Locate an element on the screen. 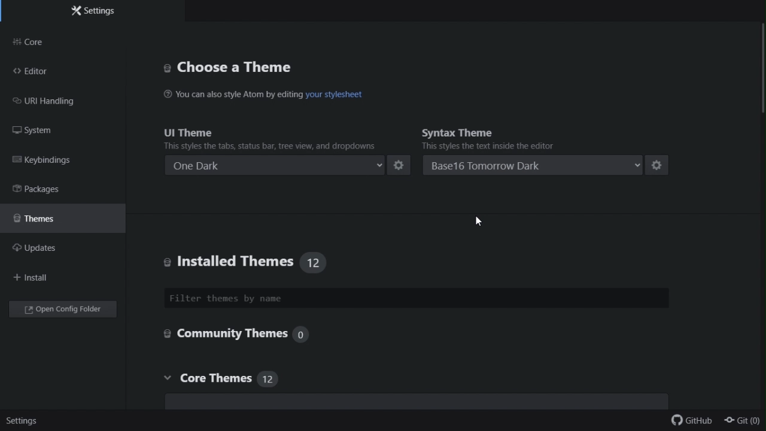 The height and width of the screenshot is (431, 766). One dark is located at coordinates (276, 164).